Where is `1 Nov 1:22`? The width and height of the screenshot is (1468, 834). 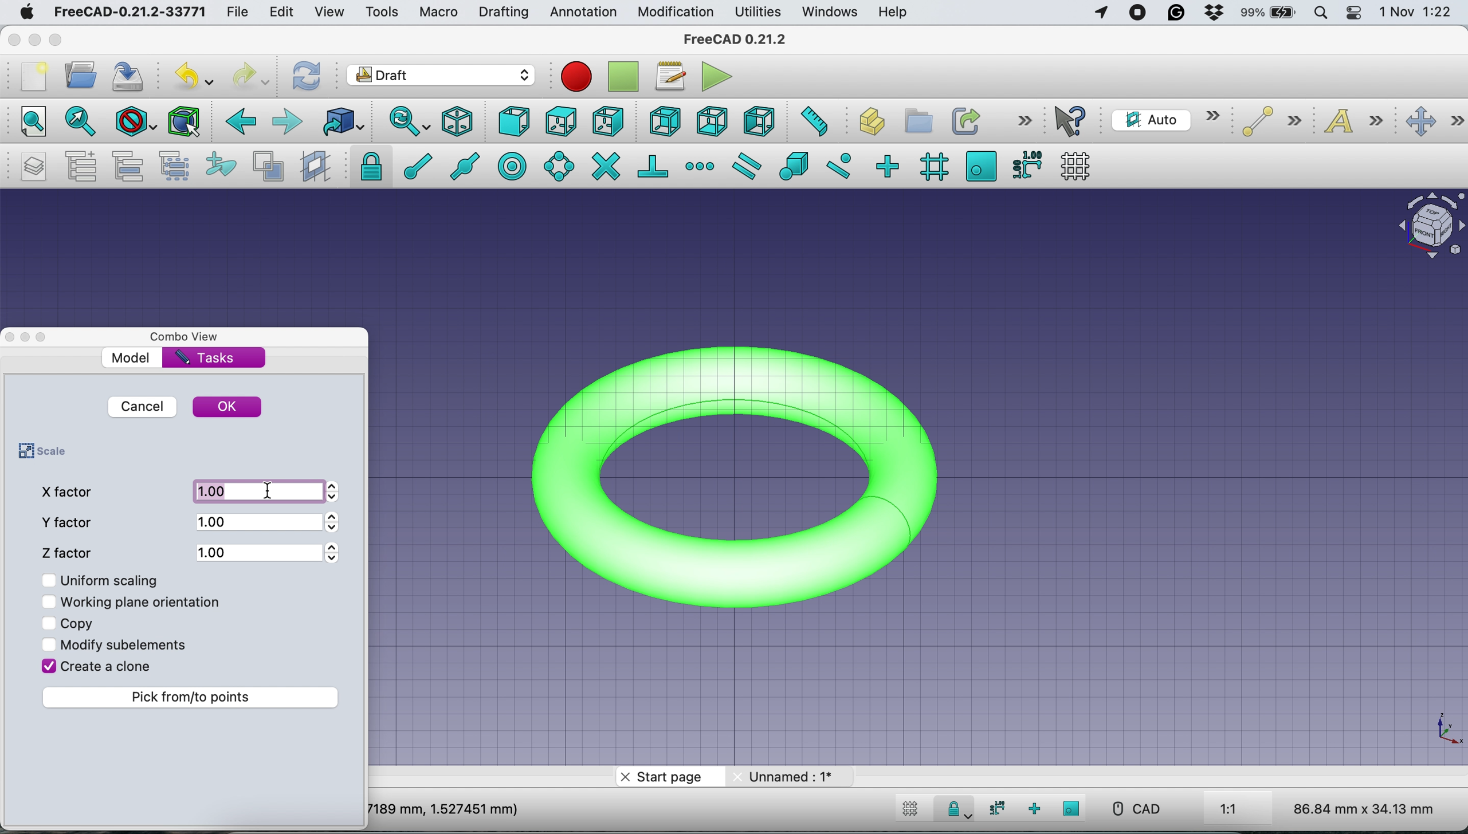 1 Nov 1:22 is located at coordinates (1414, 13).